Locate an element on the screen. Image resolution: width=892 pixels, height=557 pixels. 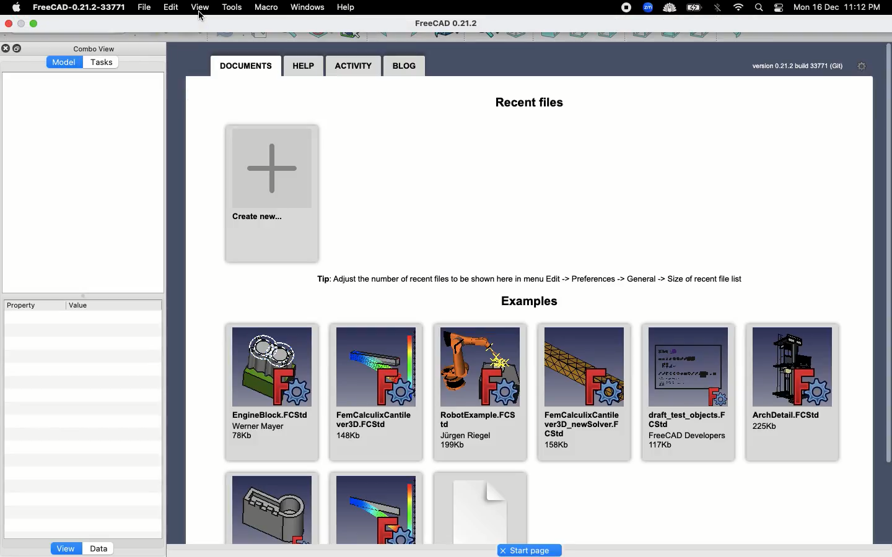
Examples is located at coordinates (531, 301).